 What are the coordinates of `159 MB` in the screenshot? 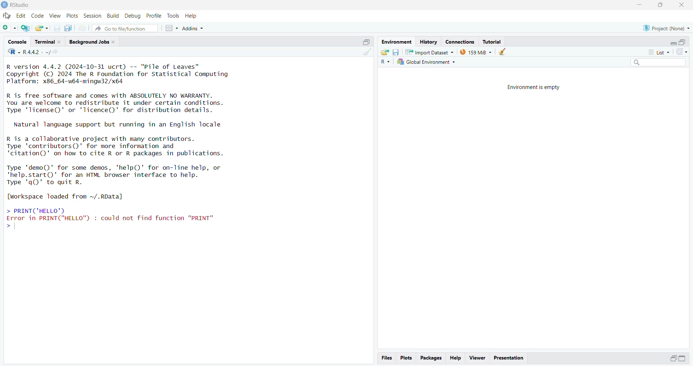 It's located at (475, 52).